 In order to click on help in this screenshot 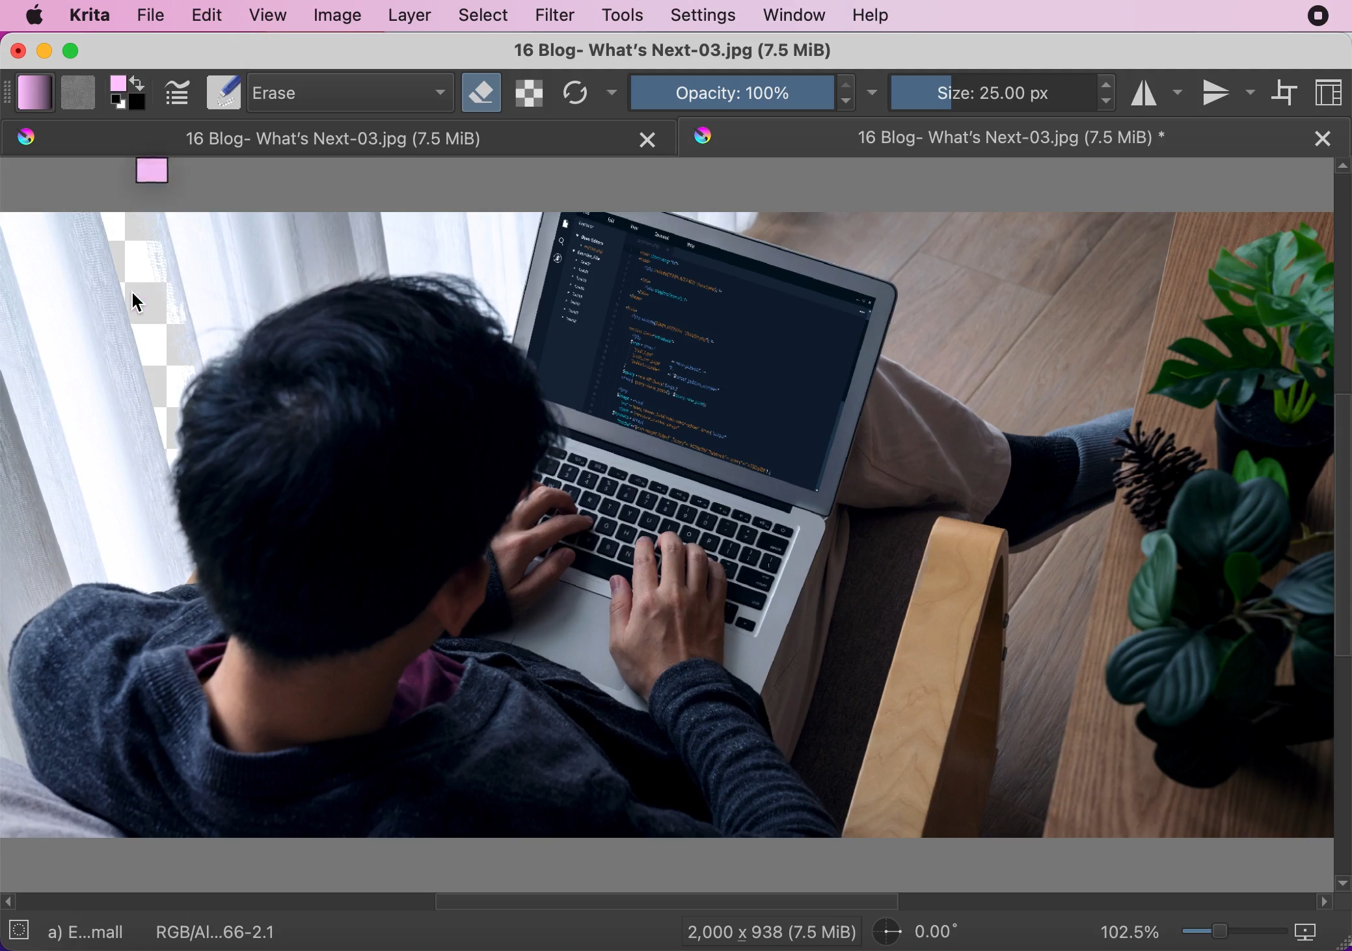, I will do `click(871, 17)`.